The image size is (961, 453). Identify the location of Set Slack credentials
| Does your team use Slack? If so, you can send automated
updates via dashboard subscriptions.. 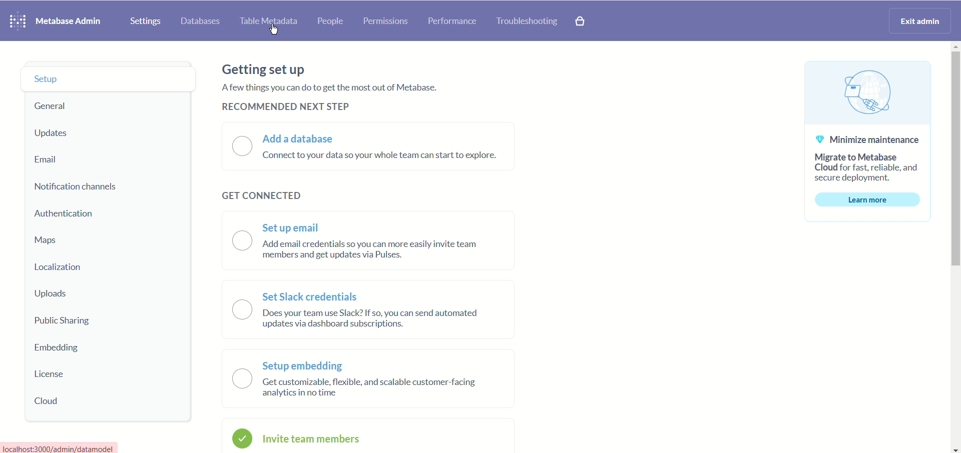
(371, 310).